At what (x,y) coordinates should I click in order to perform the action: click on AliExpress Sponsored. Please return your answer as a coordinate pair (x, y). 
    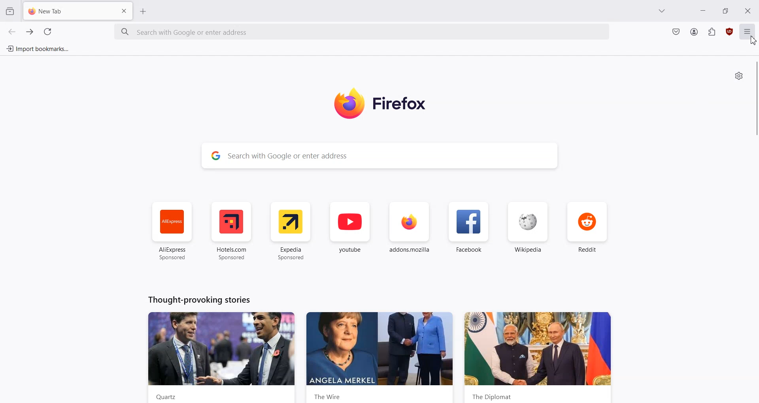
    Looking at the image, I should click on (170, 231).